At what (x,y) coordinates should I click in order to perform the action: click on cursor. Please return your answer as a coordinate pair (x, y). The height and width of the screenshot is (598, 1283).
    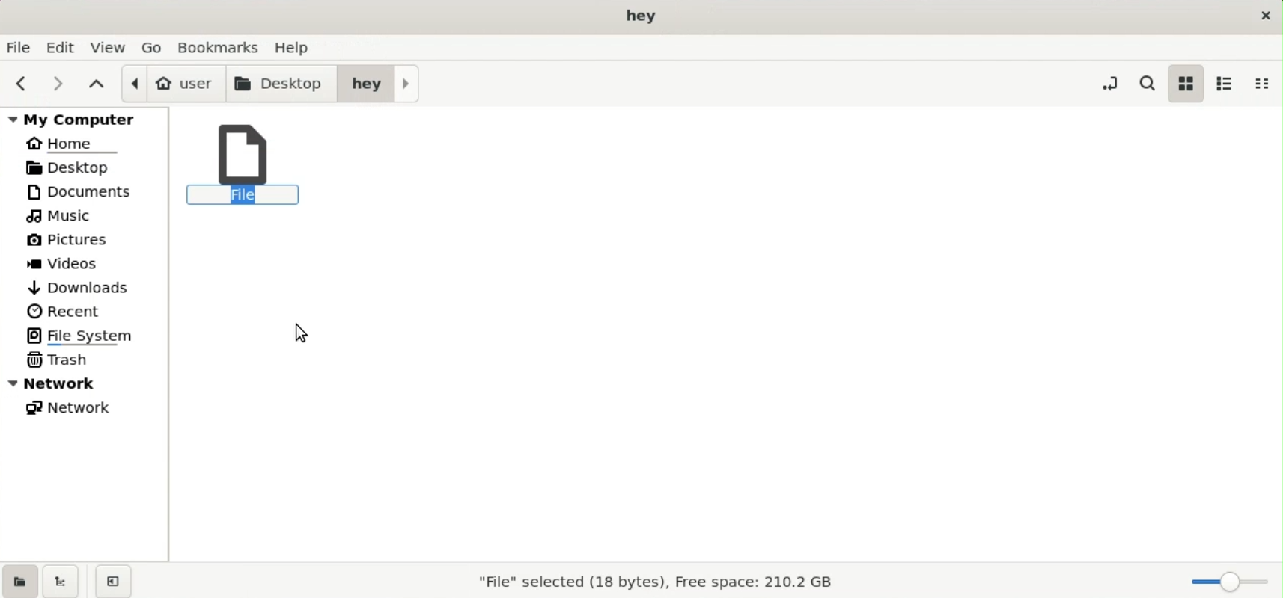
    Looking at the image, I should click on (305, 334).